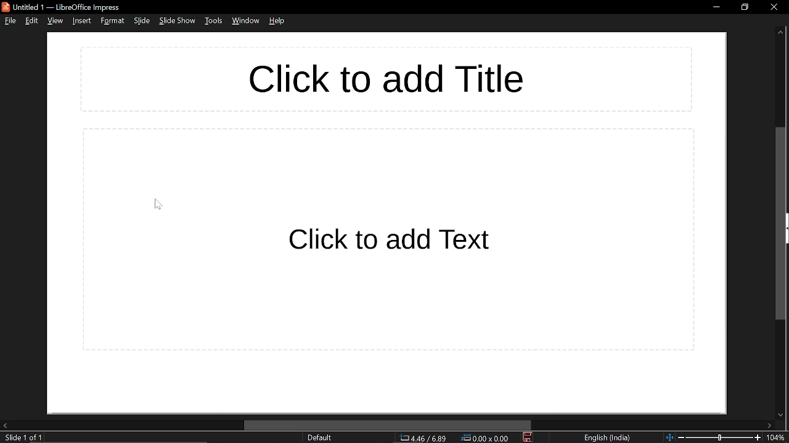 This screenshot has height=443, width=789. I want to click on current zoom, so click(778, 437).